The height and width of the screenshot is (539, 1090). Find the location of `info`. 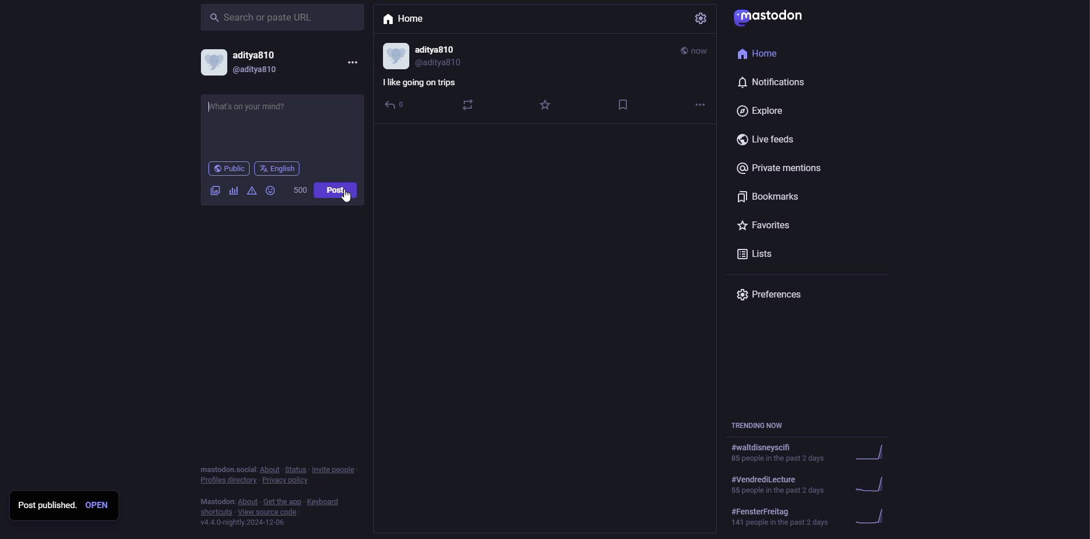

info is located at coordinates (281, 493).